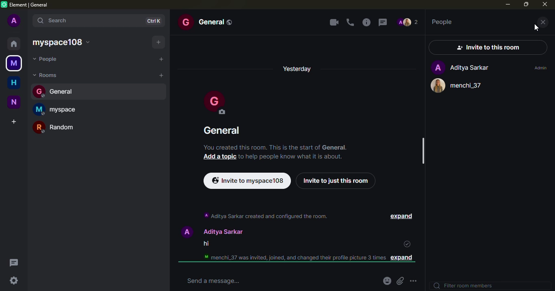 The height and width of the screenshot is (291, 555). I want to click on general, so click(209, 21).